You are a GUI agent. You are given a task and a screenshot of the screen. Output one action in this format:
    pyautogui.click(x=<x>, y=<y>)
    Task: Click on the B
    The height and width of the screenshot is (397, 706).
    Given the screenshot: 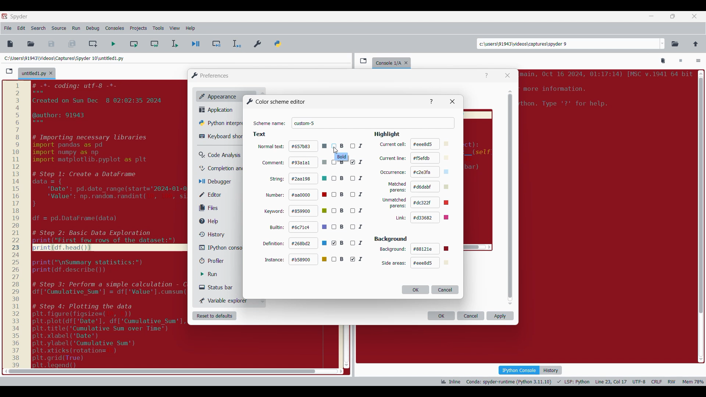 What is the action you would take?
    pyautogui.click(x=338, y=195)
    